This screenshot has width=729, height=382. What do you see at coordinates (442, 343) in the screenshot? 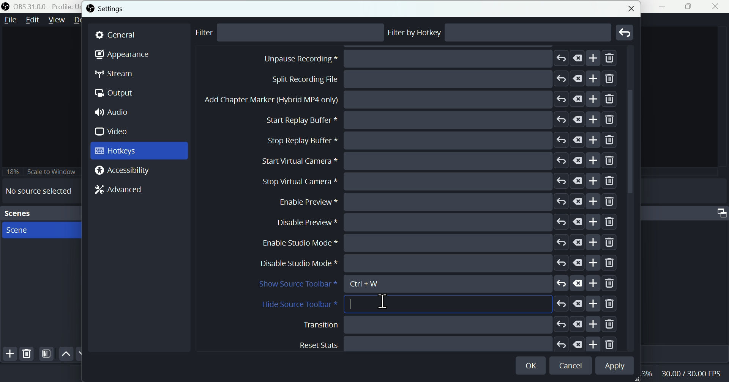
I see `Enable studio mode` at bounding box center [442, 343].